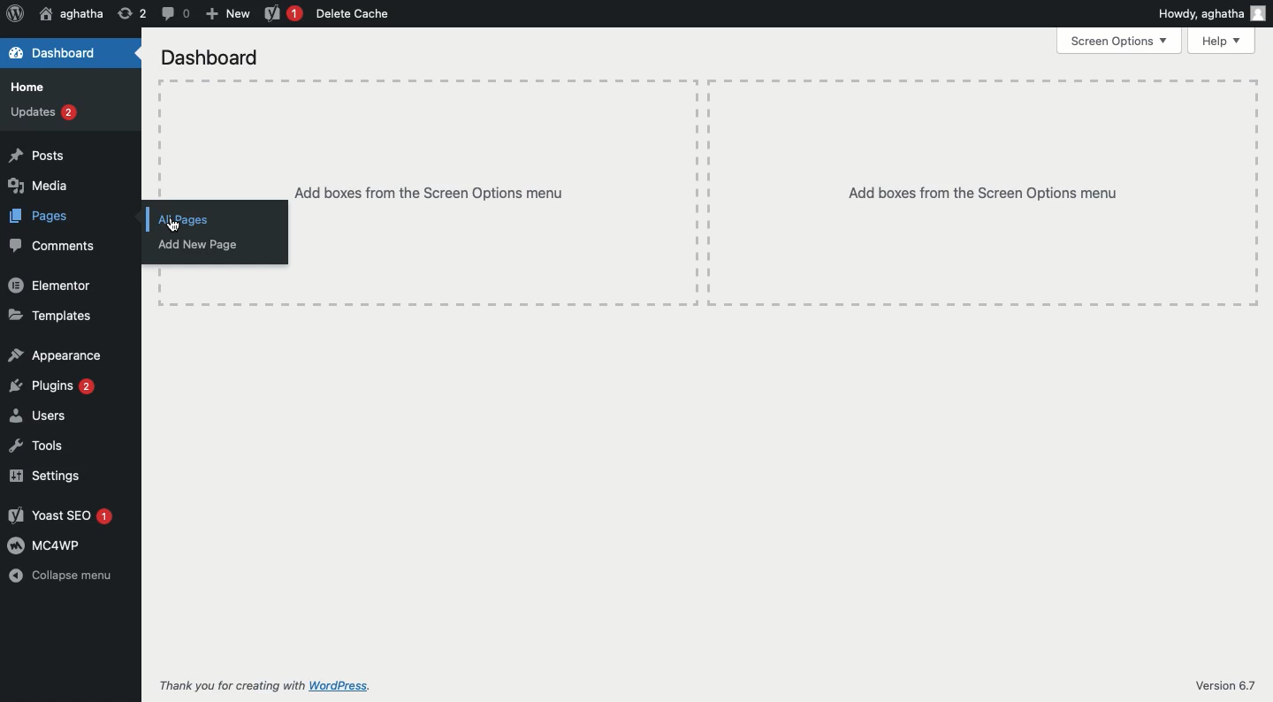 The image size is (1273, 702). I want to click on Revisions, so click(132, 14).